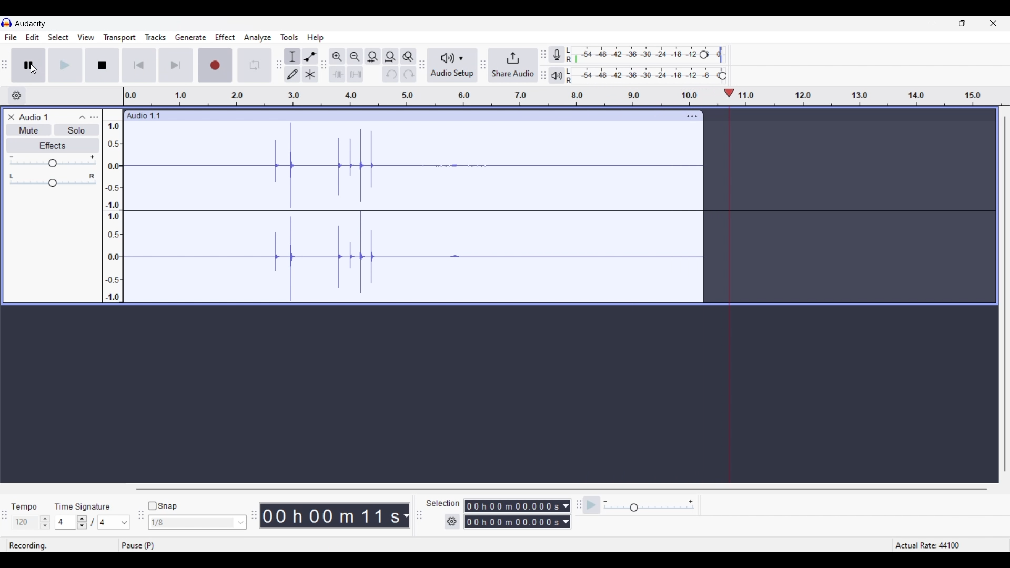 The image size is (1010, 568). I want to click on Recording level, so click(639, 53).